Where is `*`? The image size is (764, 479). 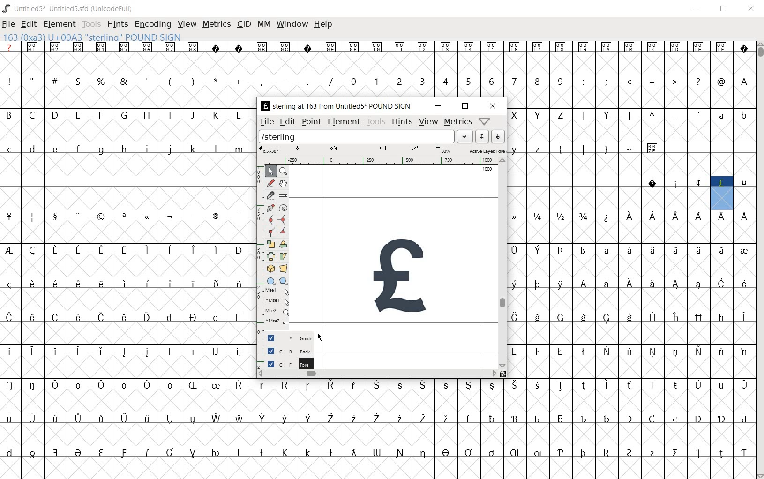 * is located at coordinates (217, 80).